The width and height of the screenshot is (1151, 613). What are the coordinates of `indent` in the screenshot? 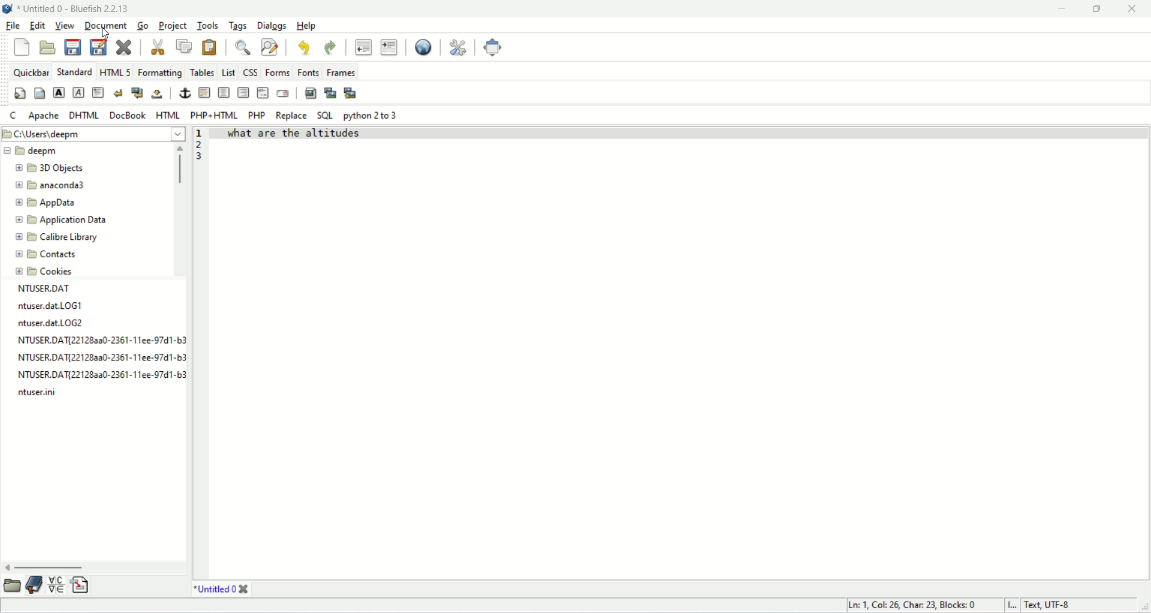 It's located at (388, 47).